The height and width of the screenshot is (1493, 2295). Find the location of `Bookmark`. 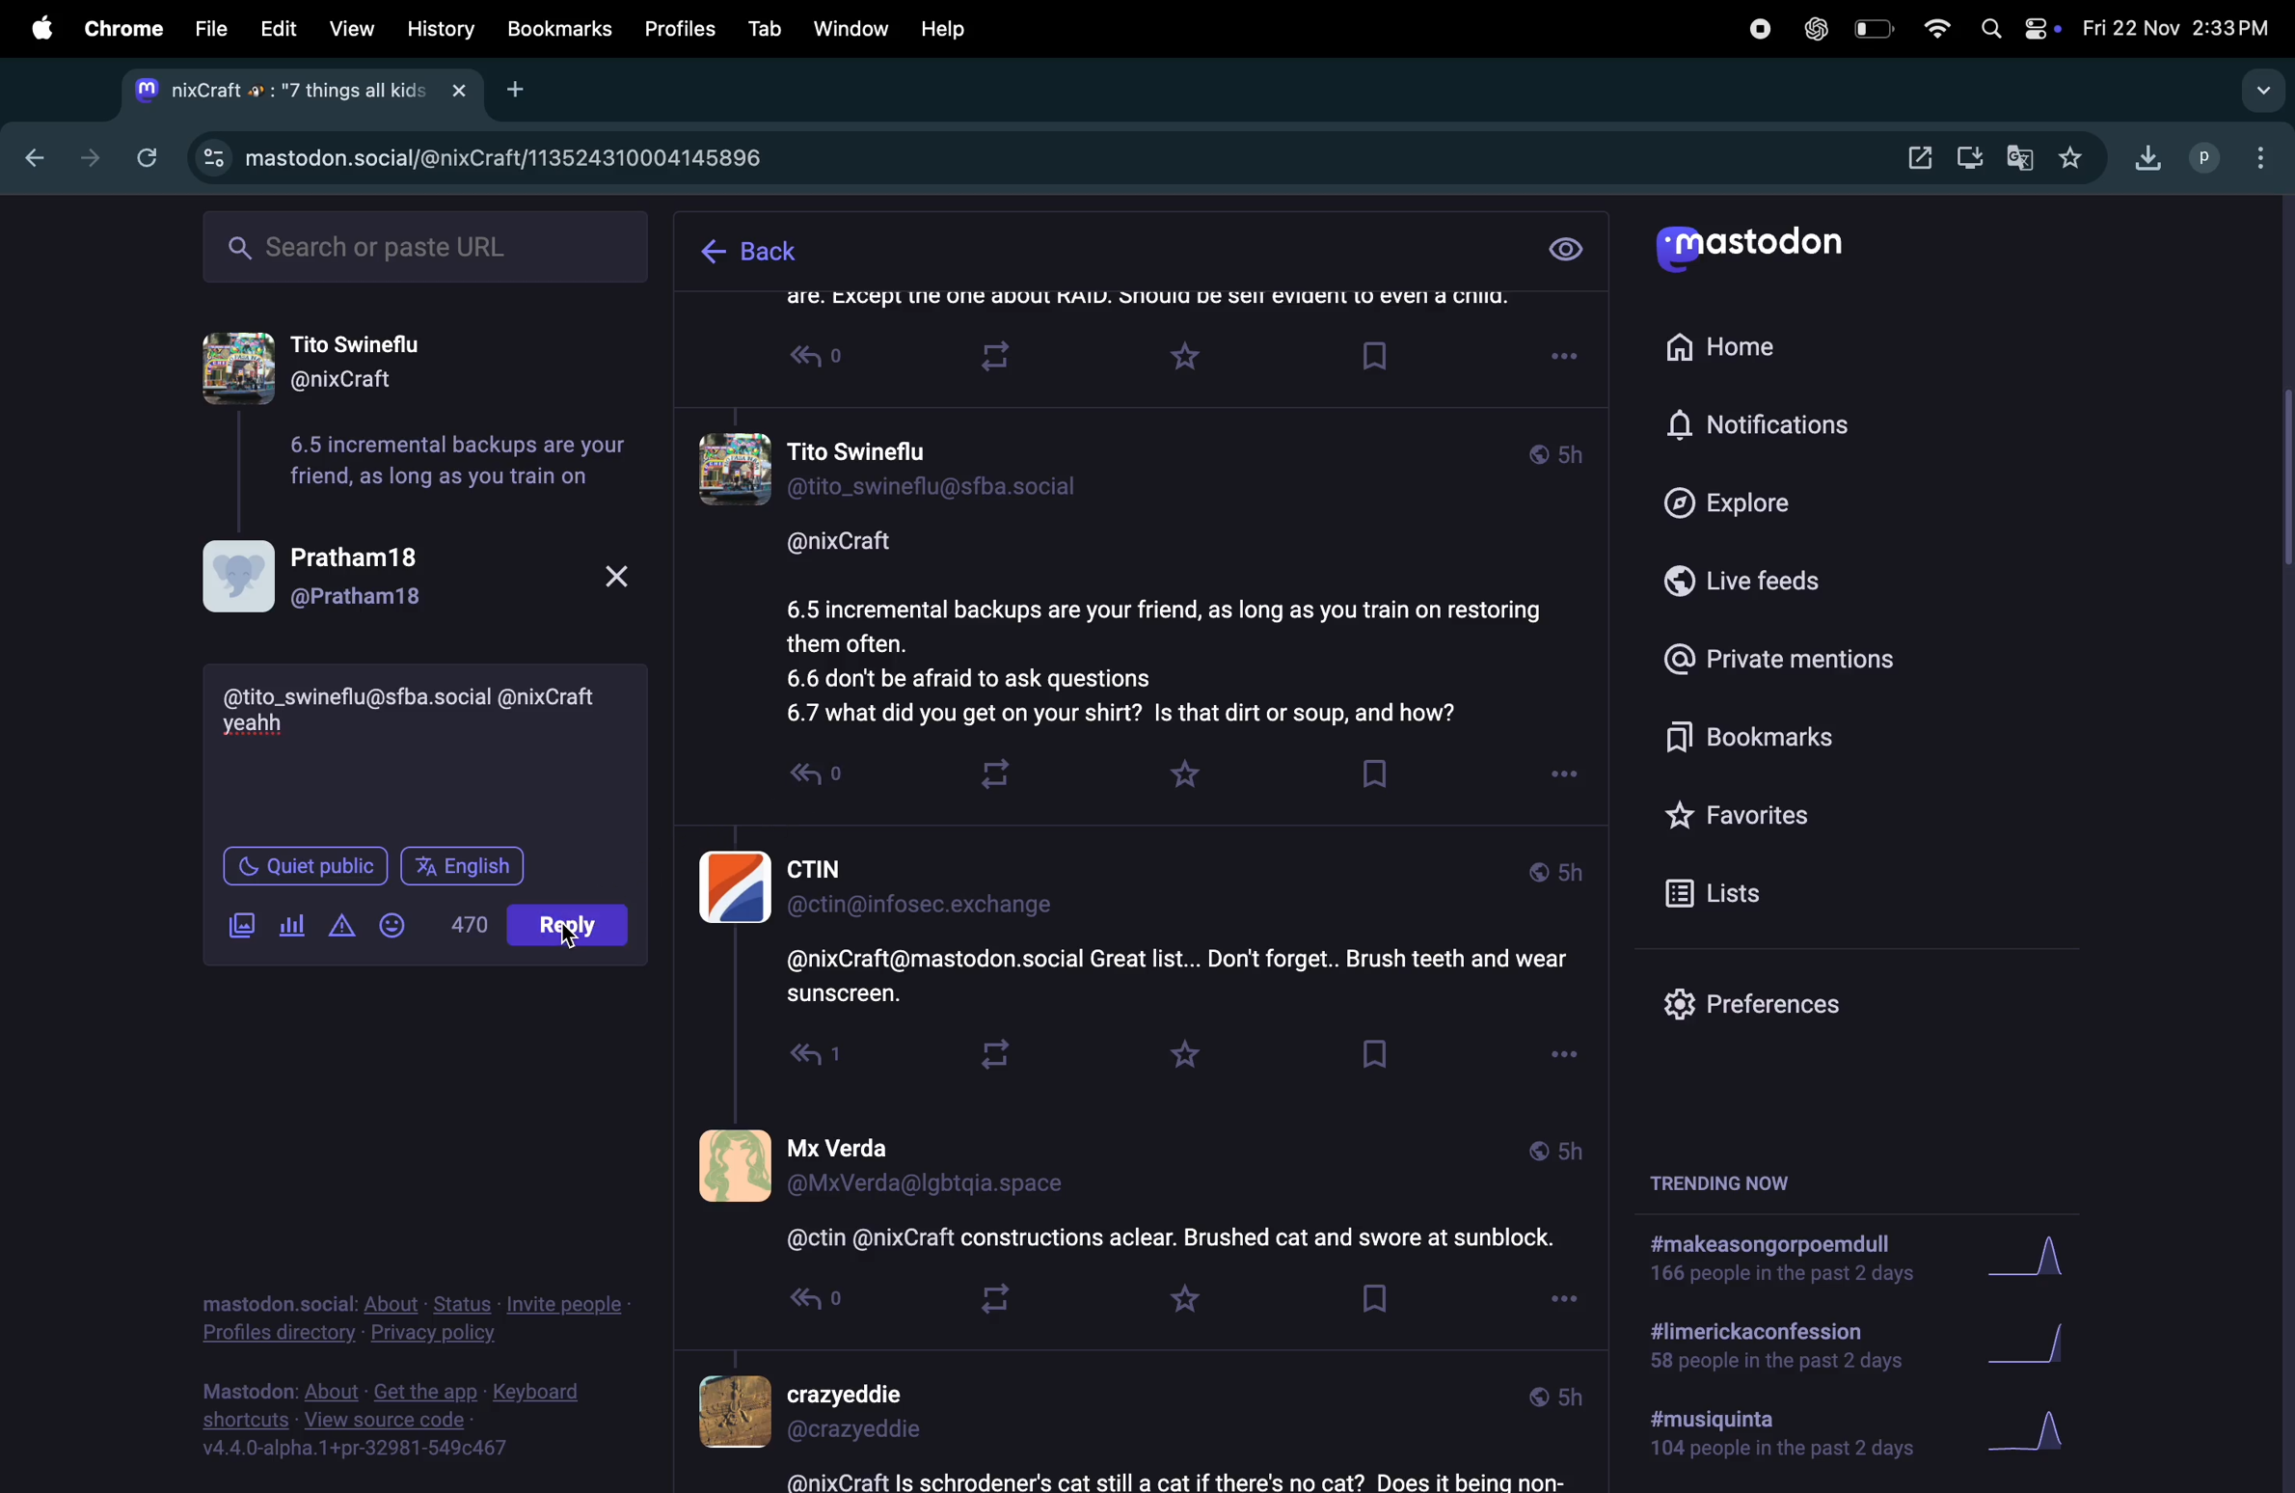

Bookmark is located at coordinates (1373, 1303).